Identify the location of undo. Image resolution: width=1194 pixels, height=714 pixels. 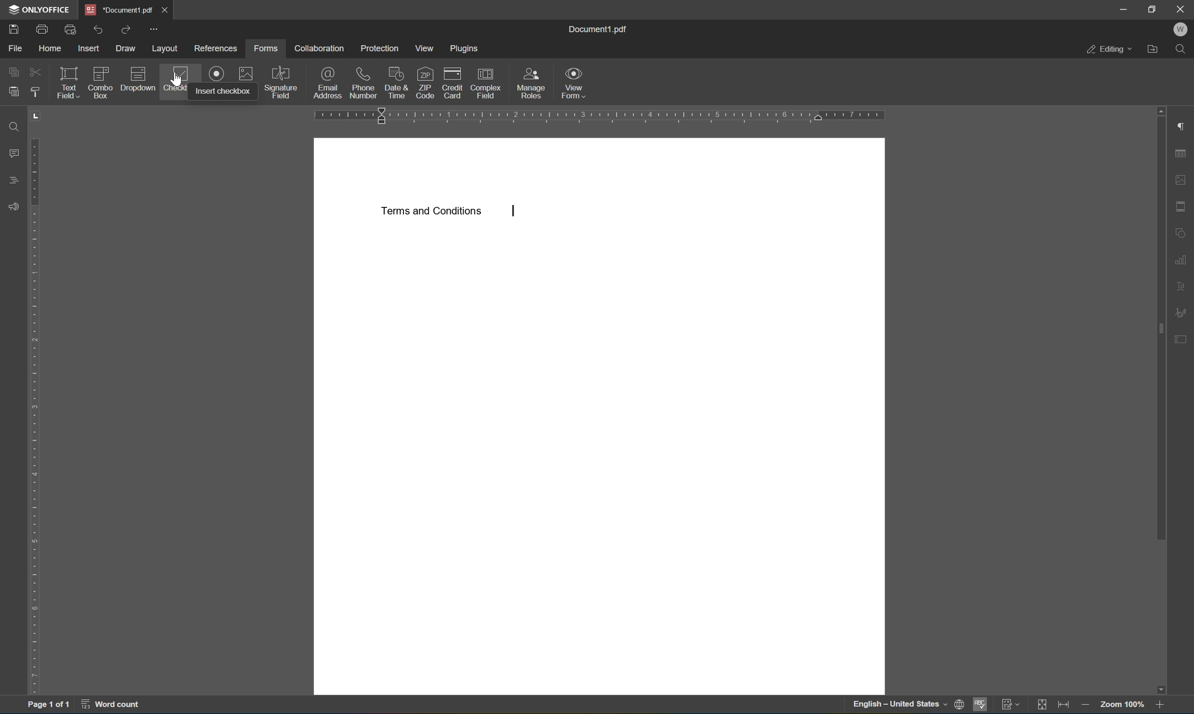
(102, 30).